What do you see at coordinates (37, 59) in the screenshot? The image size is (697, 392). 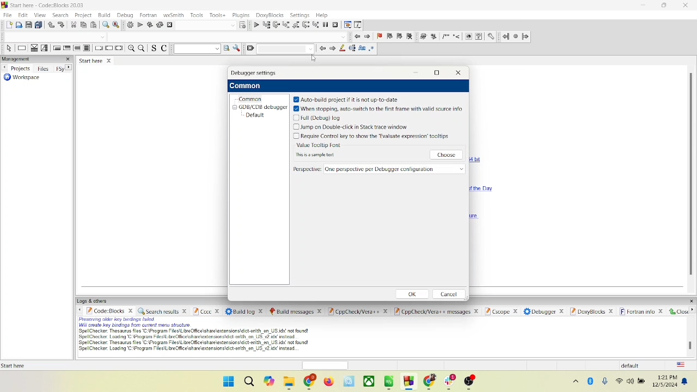 I see `management` at bounding box center [37, 59].